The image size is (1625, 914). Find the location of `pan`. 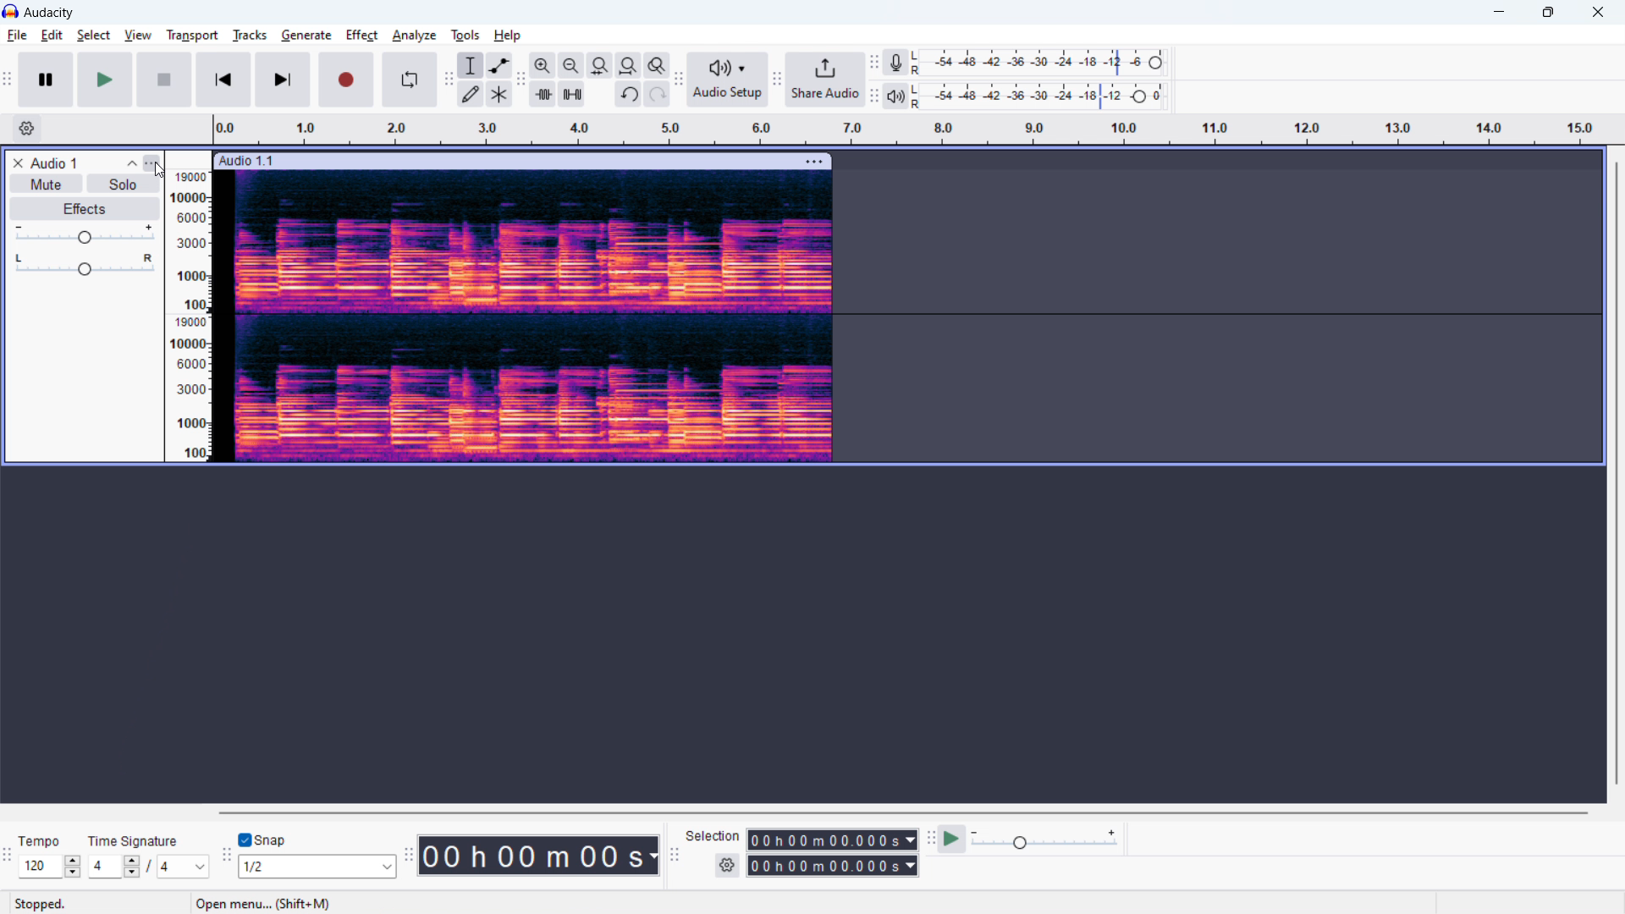

pan is located at coordinates (85, 264).